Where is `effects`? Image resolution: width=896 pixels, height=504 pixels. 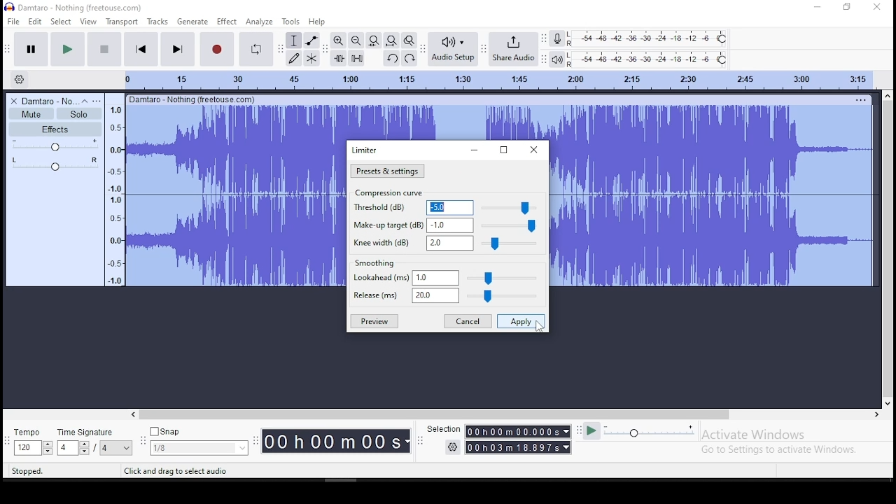
effects is located at coordinates (57, 129).